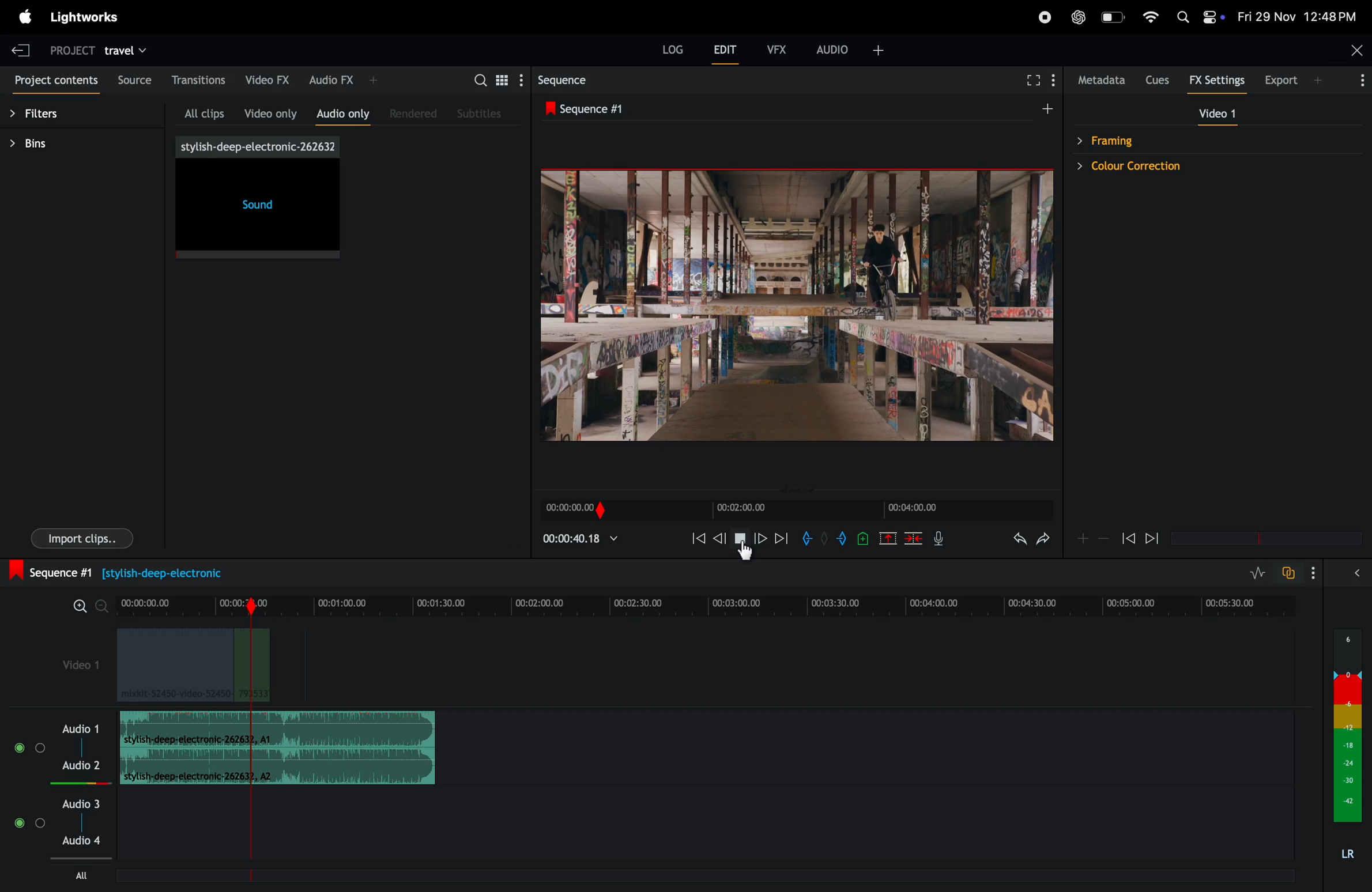 The image size is (1372, 892). What do you see at coordinates (1215, 18) in the screenshot?
I see `control panel` at bounding box center [1215, 18].